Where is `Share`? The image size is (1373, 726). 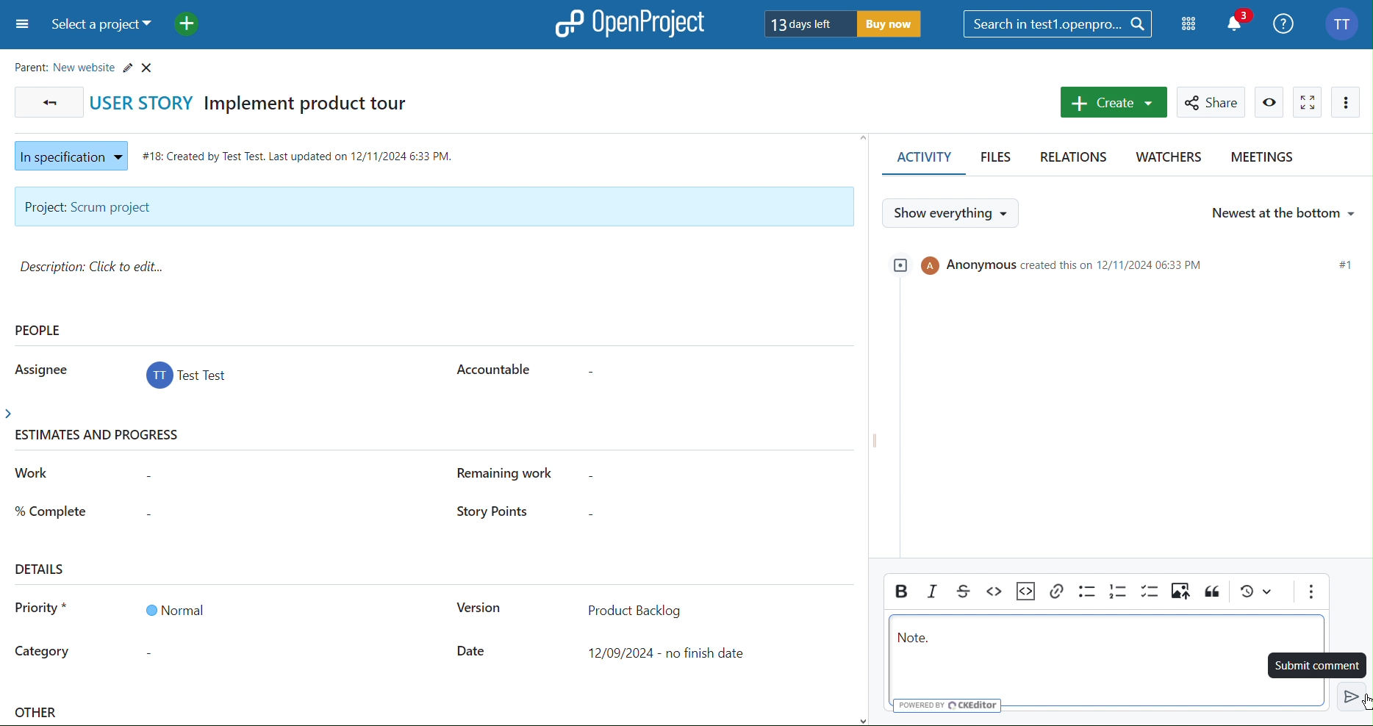 Share is located at coordinates (1214, 102).